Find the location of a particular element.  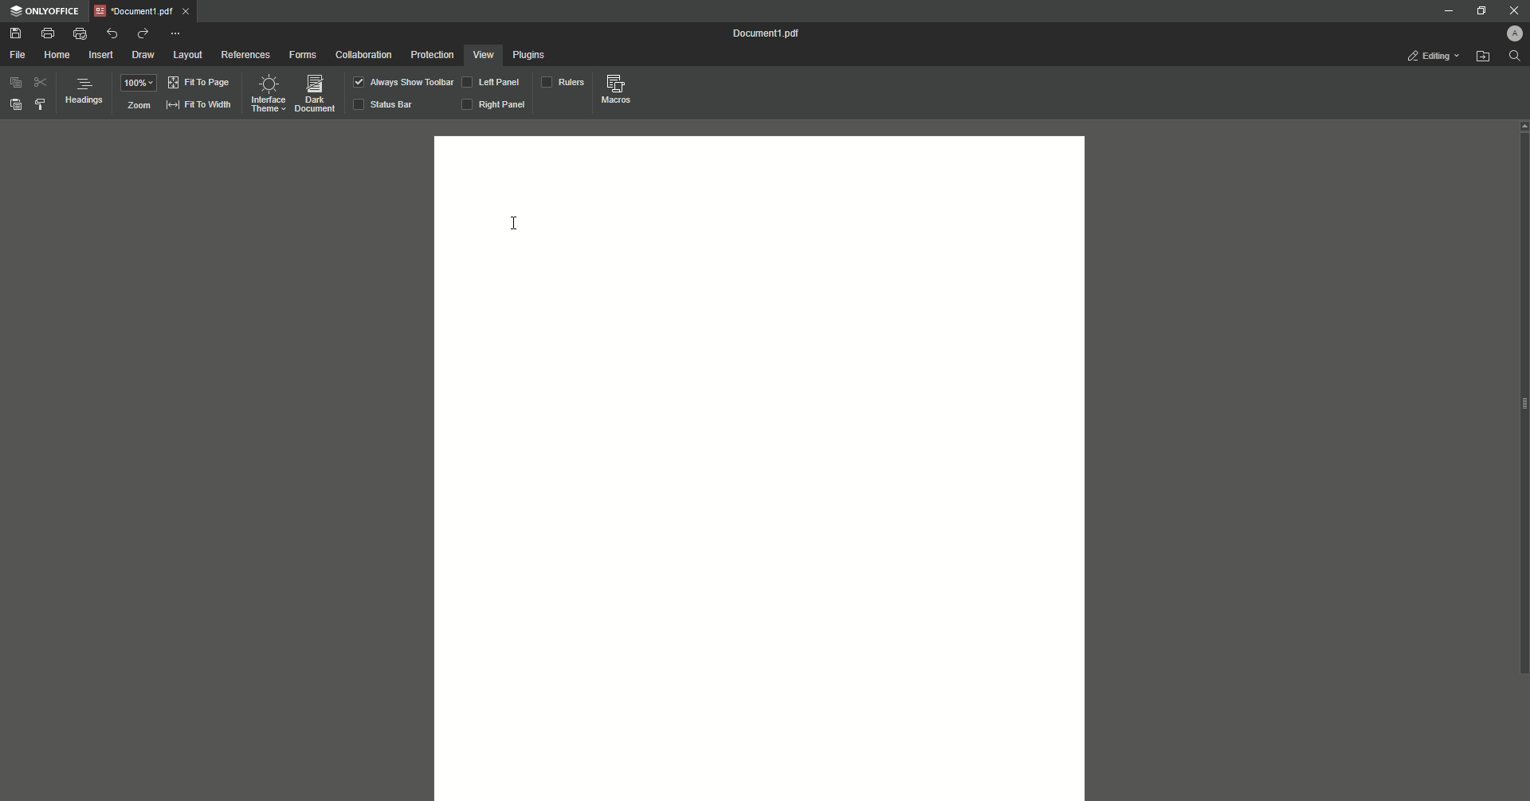

File is located at coordinates (21, 55).